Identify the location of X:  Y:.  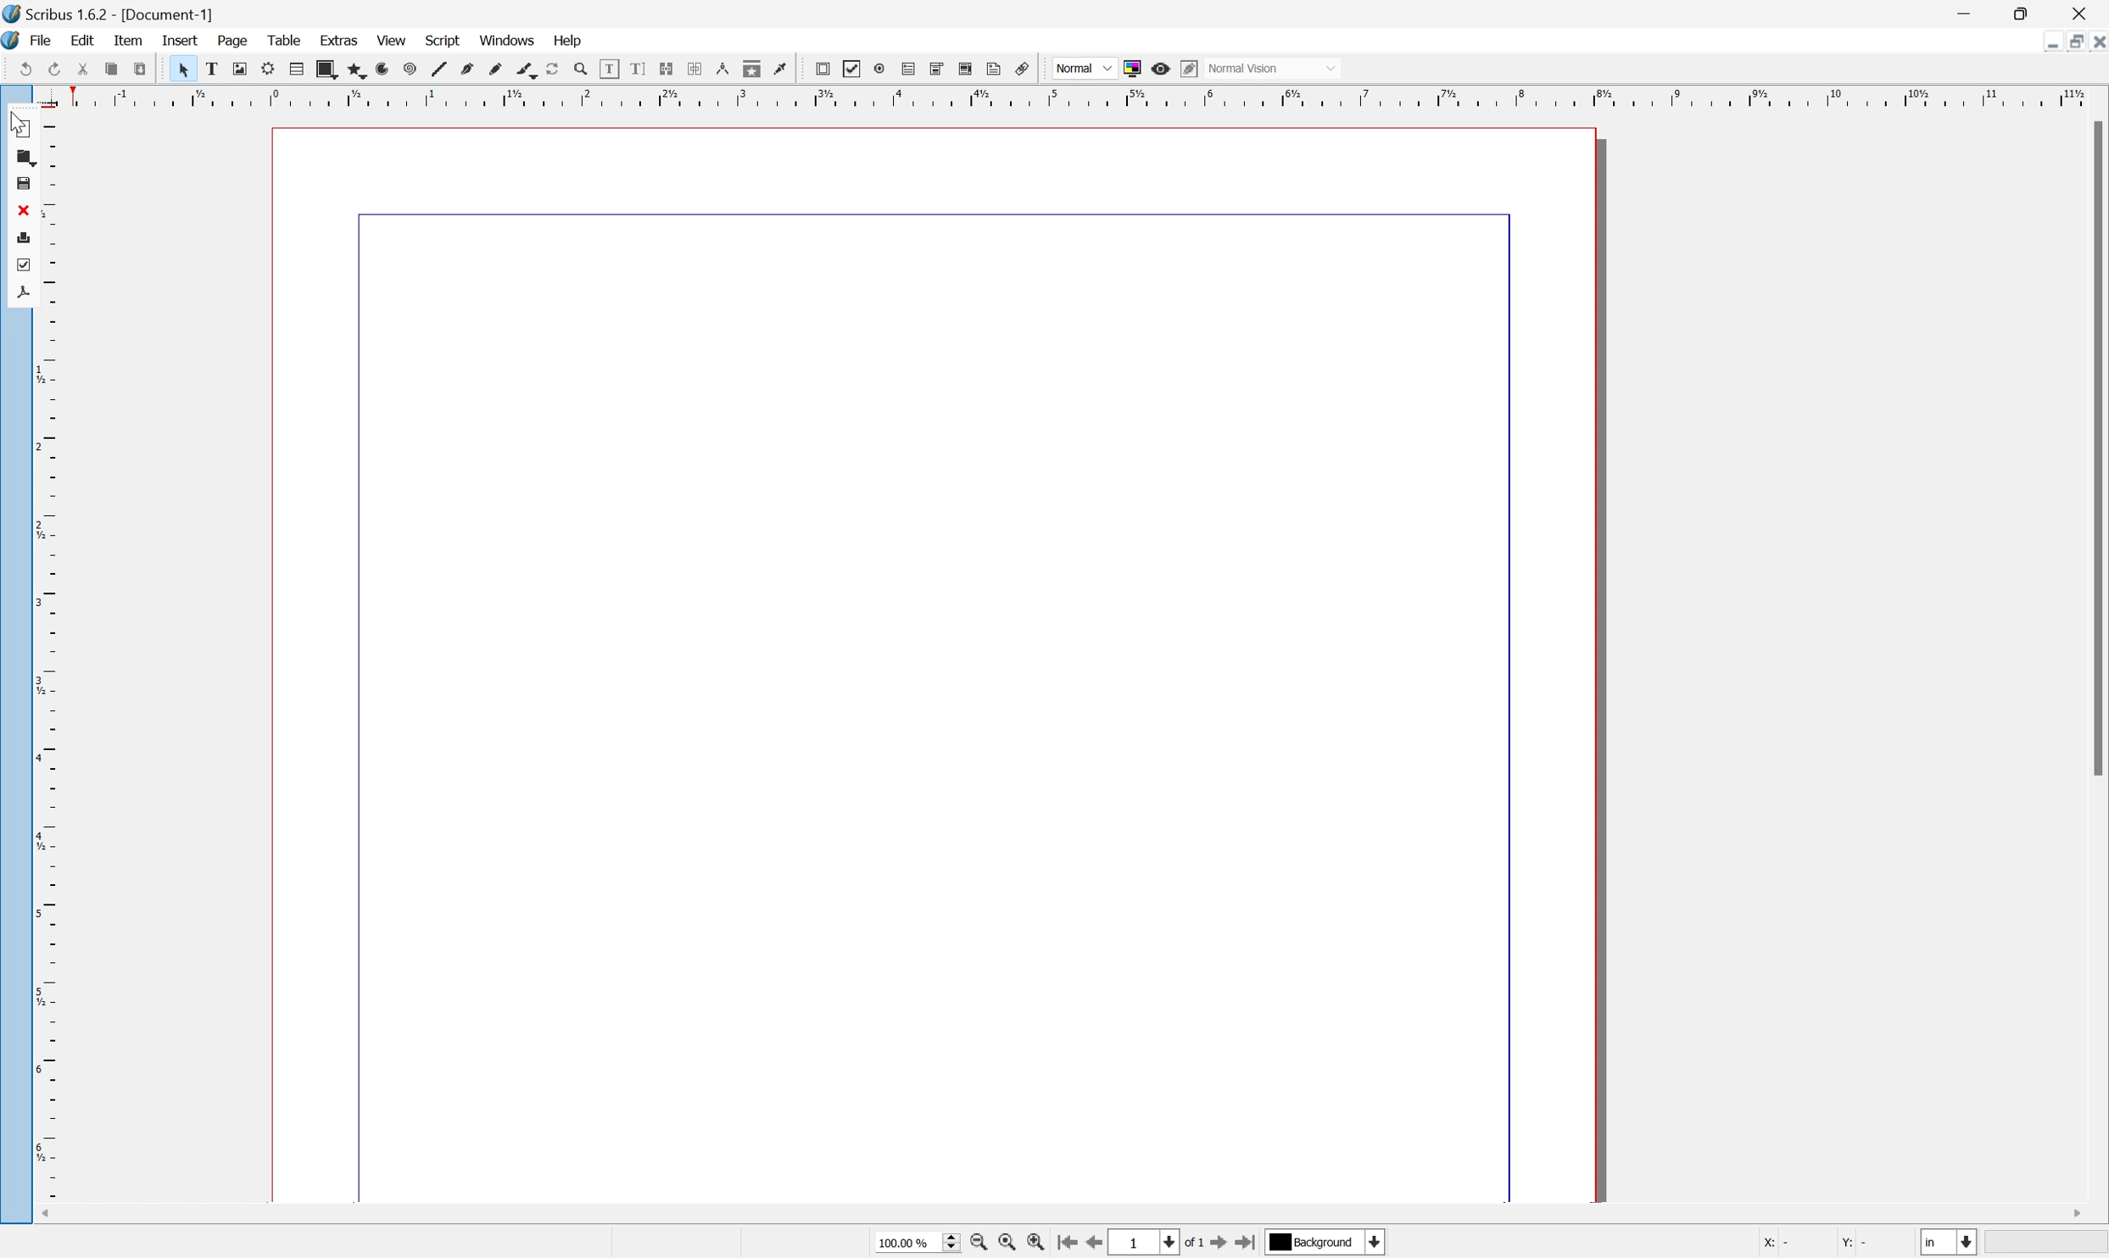
(1812, 1241).